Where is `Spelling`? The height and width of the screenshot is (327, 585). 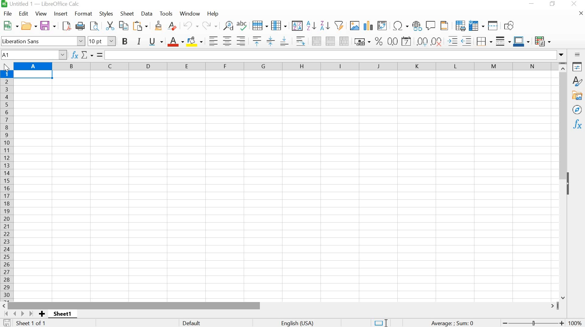
Spelling is located at coordinates (241, 26).